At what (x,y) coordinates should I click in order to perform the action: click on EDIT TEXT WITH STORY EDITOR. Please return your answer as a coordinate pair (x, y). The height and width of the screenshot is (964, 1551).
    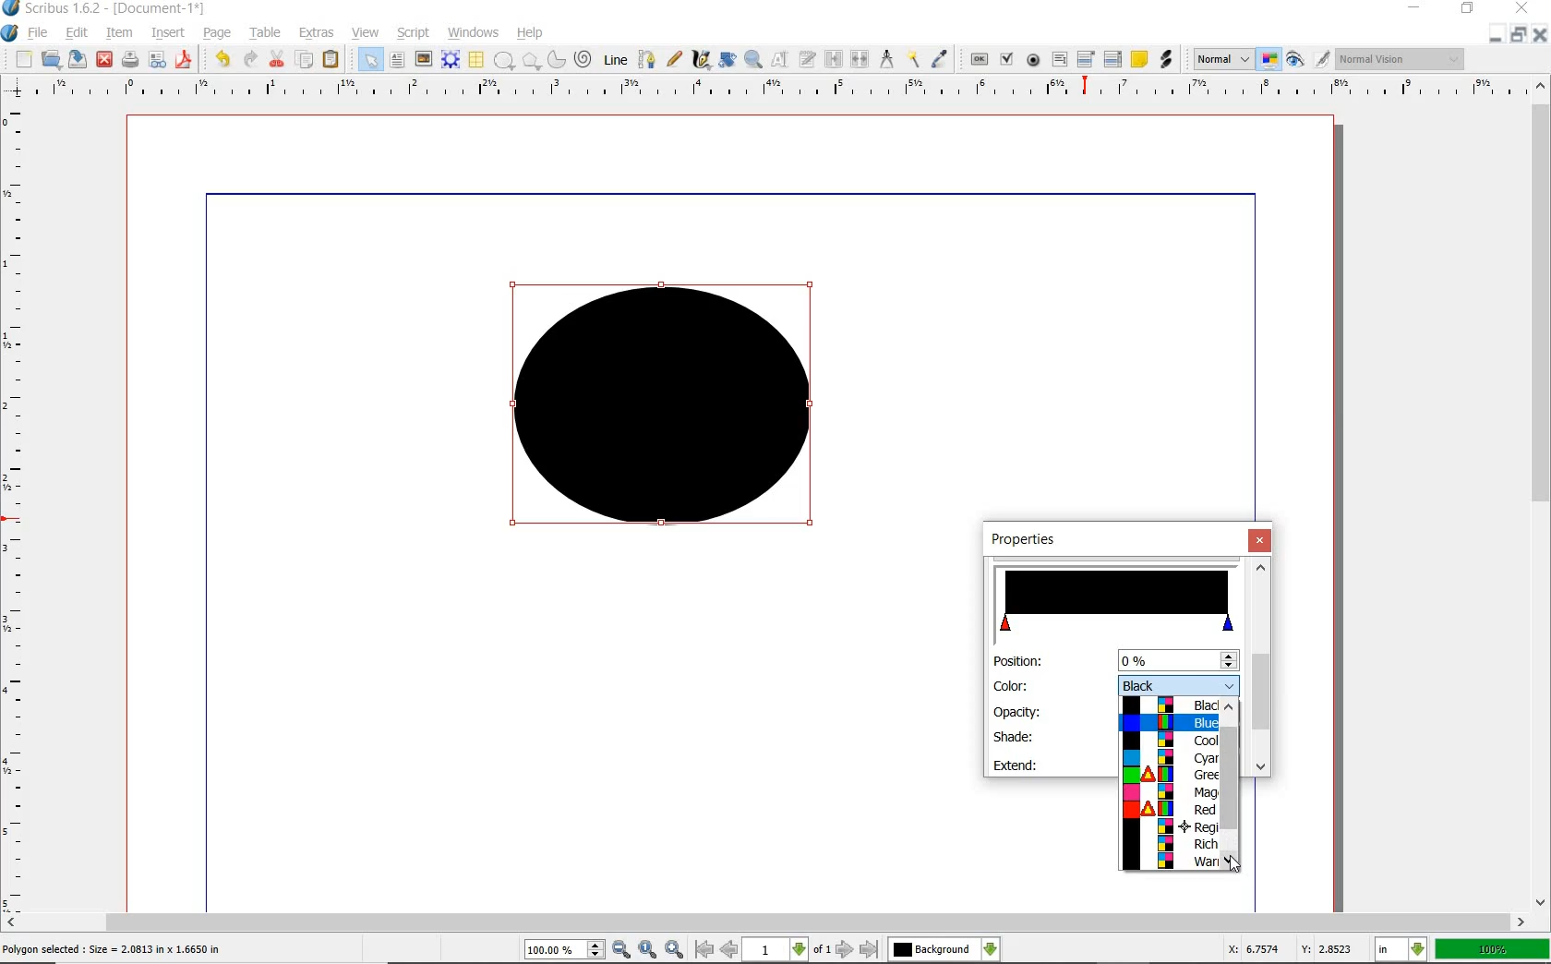
    Looking at the image, I should click on (808, 59).